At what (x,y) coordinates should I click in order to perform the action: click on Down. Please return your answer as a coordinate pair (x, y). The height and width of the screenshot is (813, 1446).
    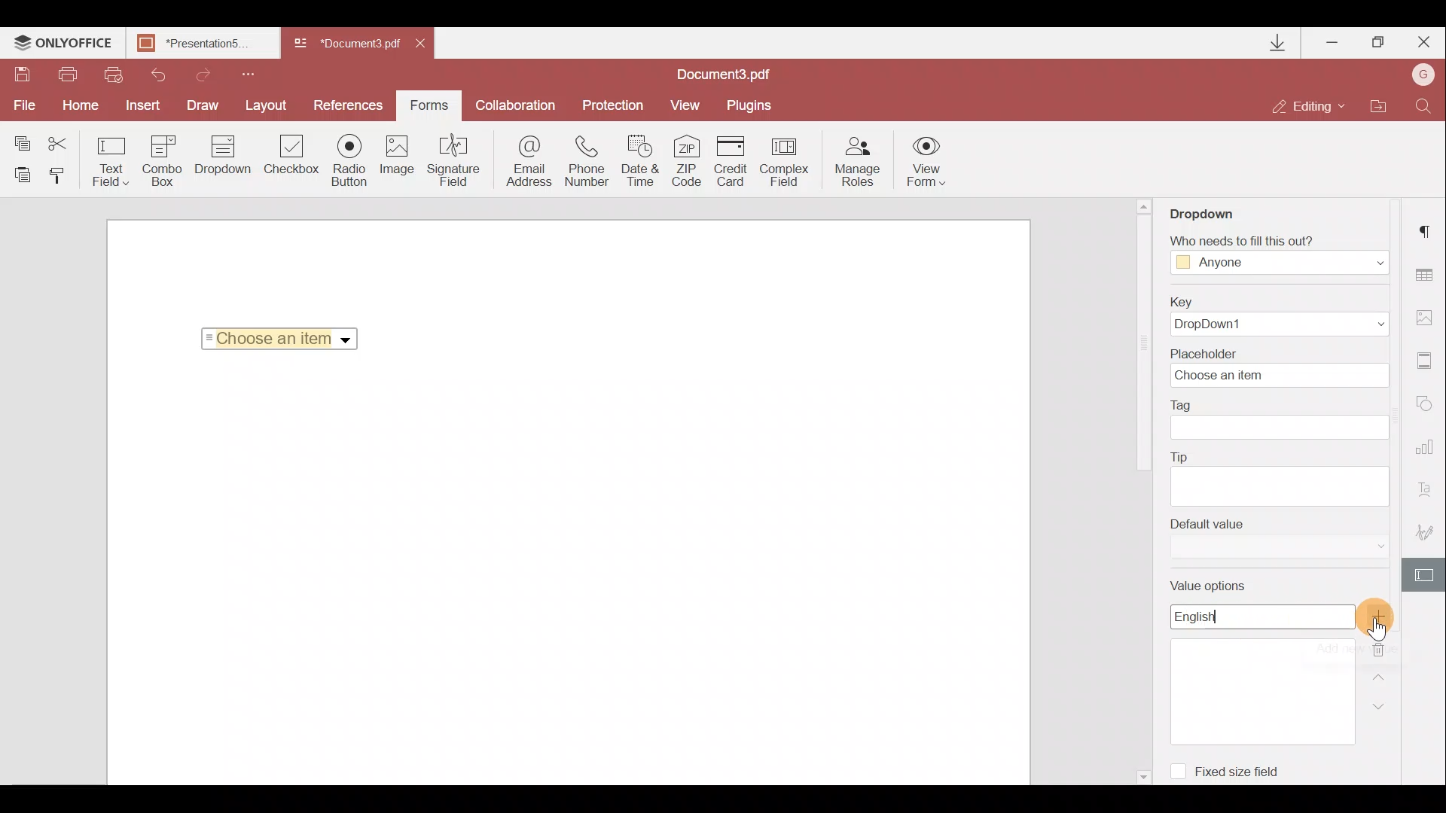
    Looking at the image, I should click on (1383, 705).